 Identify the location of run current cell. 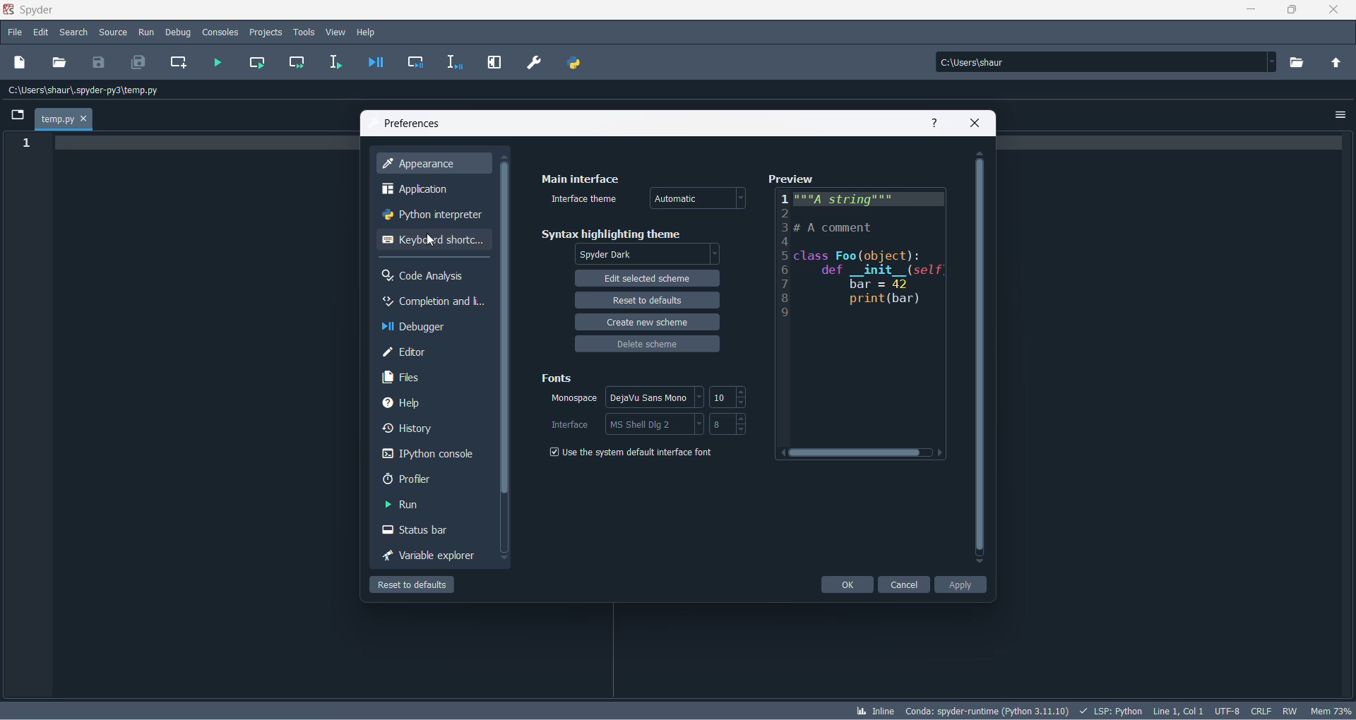
(257, 61).